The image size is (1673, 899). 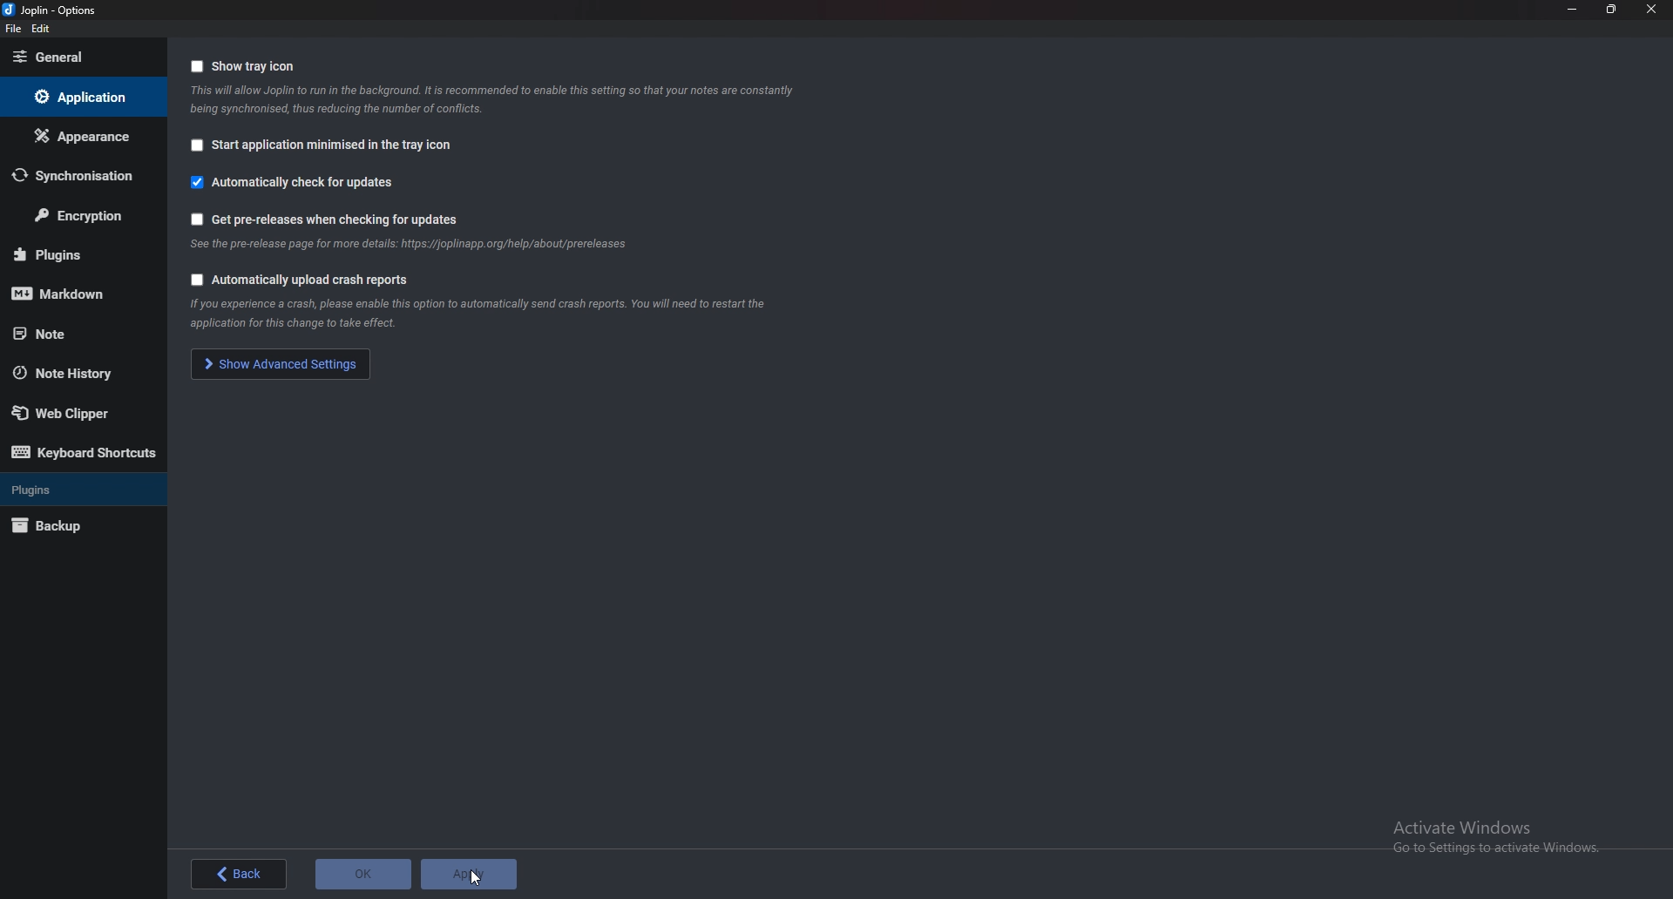 I want to click on Automatically check for updates, so click(x=306, y=184).